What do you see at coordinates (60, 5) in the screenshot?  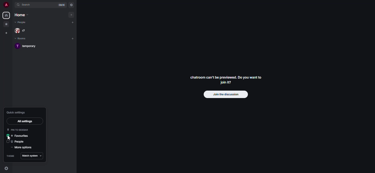 I see `ctrl K` at bounding box center [60, 5].